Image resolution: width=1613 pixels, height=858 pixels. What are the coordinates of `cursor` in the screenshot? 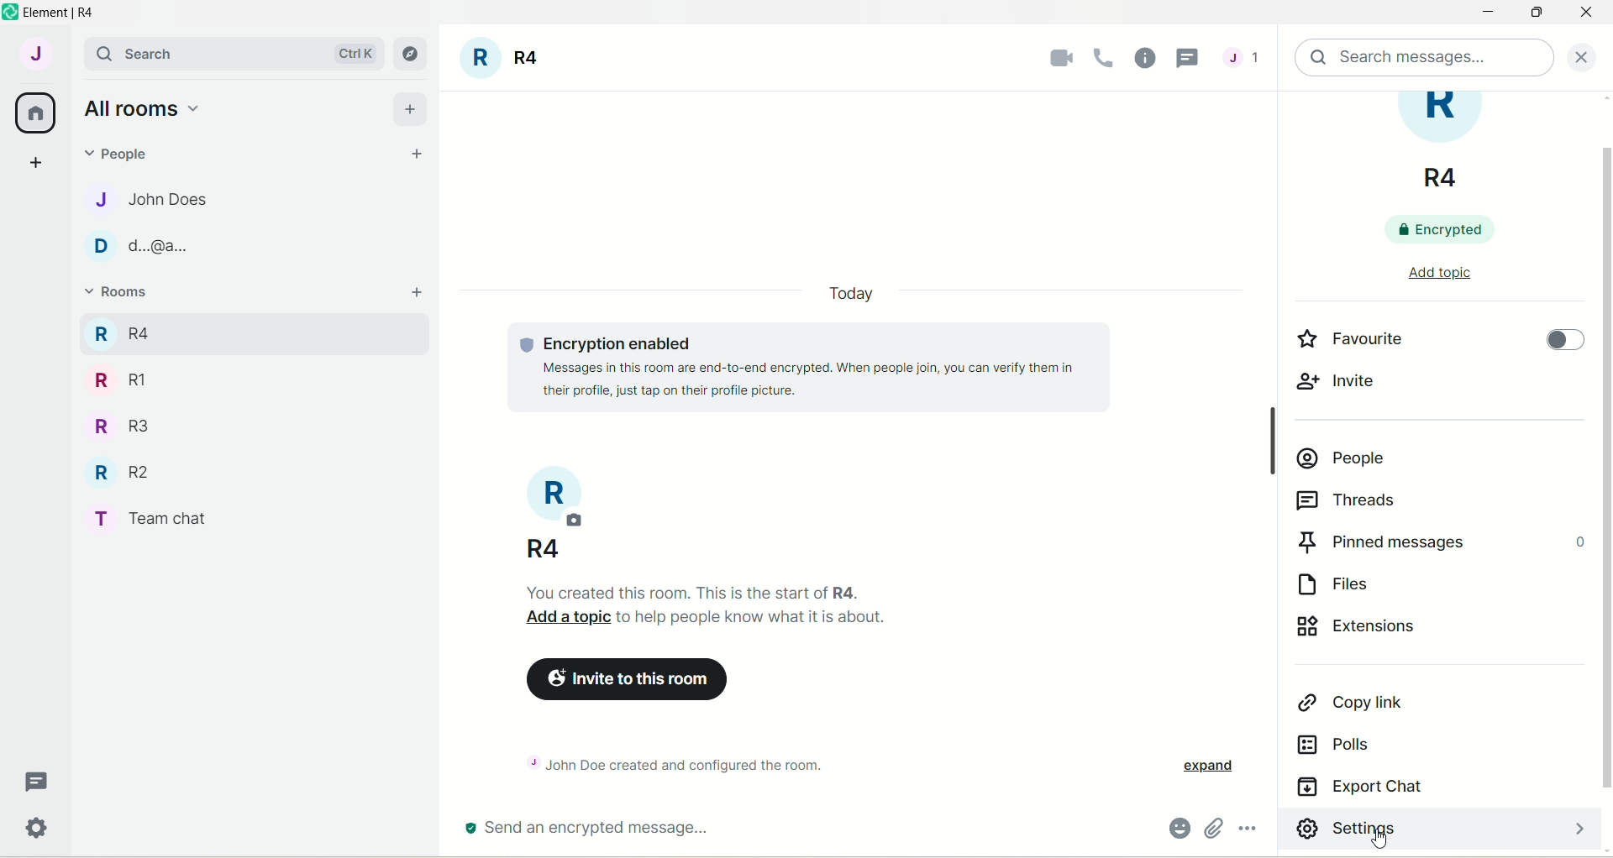 It's located at (1190, 59).